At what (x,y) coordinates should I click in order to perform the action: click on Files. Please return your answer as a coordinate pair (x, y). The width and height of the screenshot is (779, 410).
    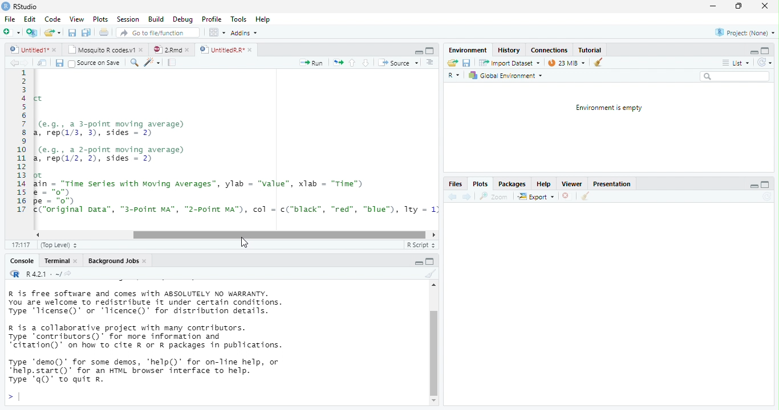
    Looking at the image, I should click on (455, 184).